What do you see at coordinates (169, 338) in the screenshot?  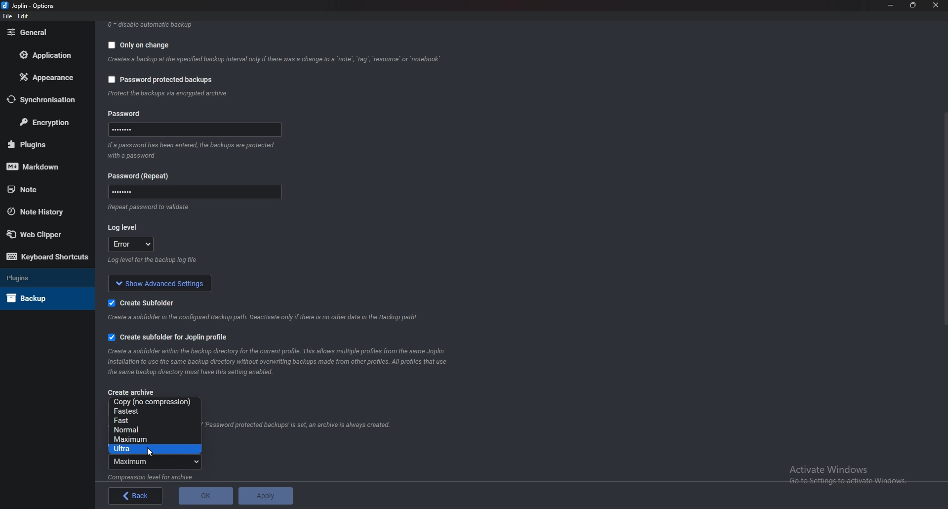 I see `Create sub folder for joplin profile` at bounding box center [169, 338].